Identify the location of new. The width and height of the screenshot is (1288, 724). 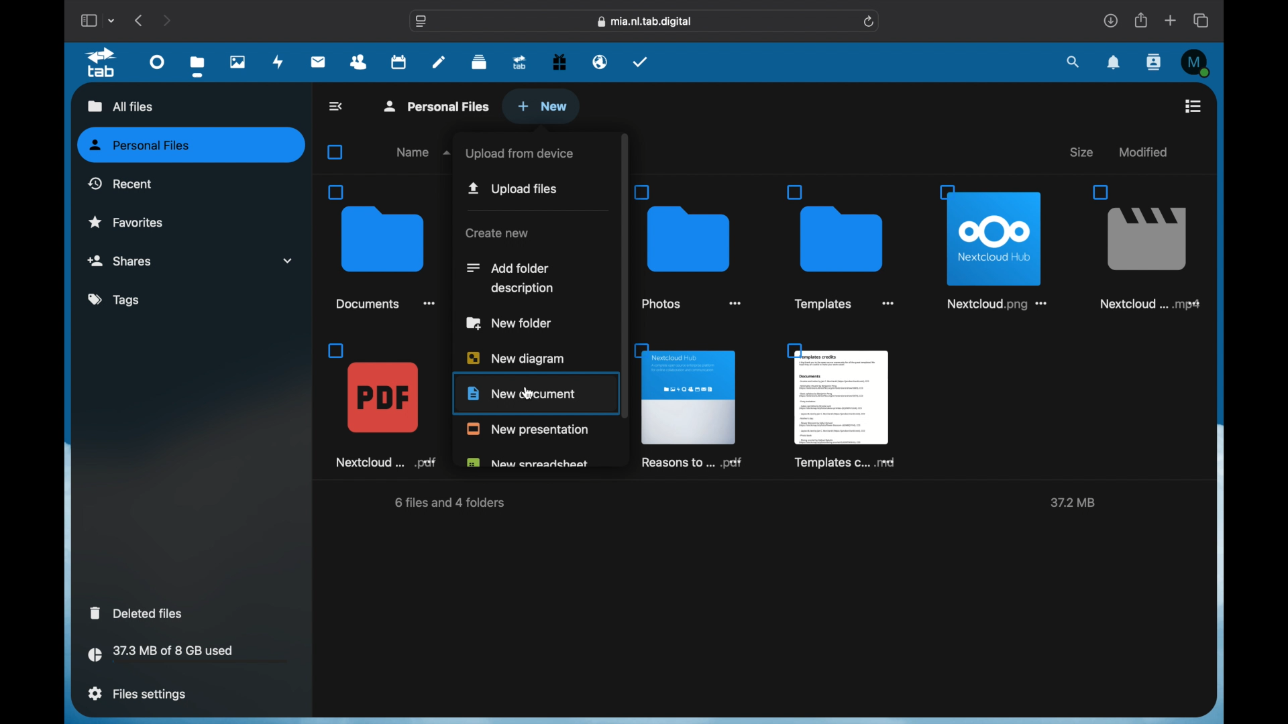
(543, 107).